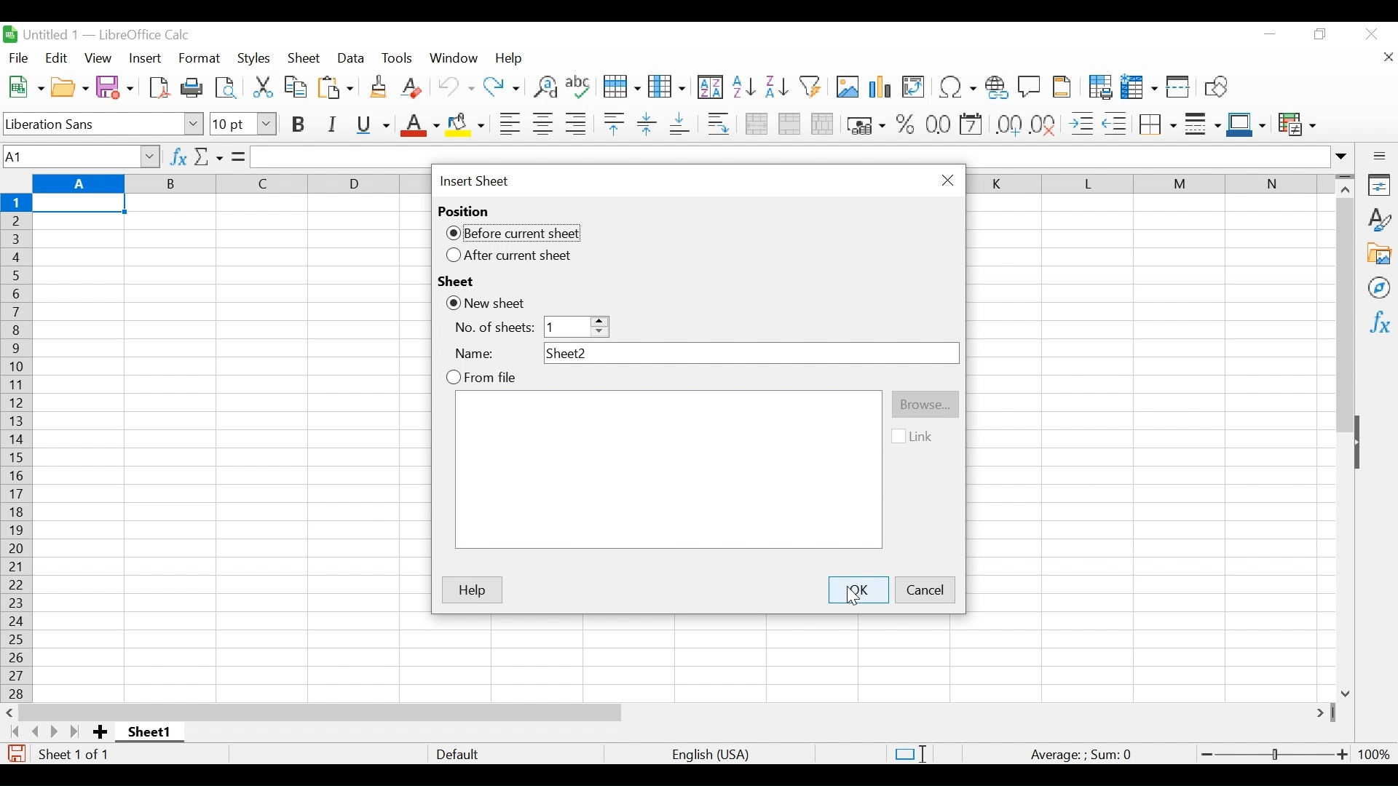 The image size is (1398, 786). I want to click on Insert Image, so click(845, 87).